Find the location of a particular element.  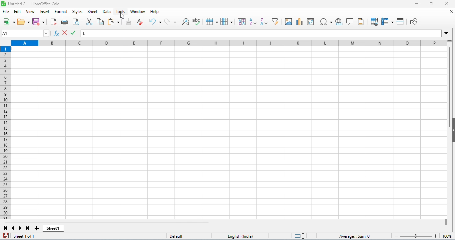

undo  is located at coordinates (155, 22).